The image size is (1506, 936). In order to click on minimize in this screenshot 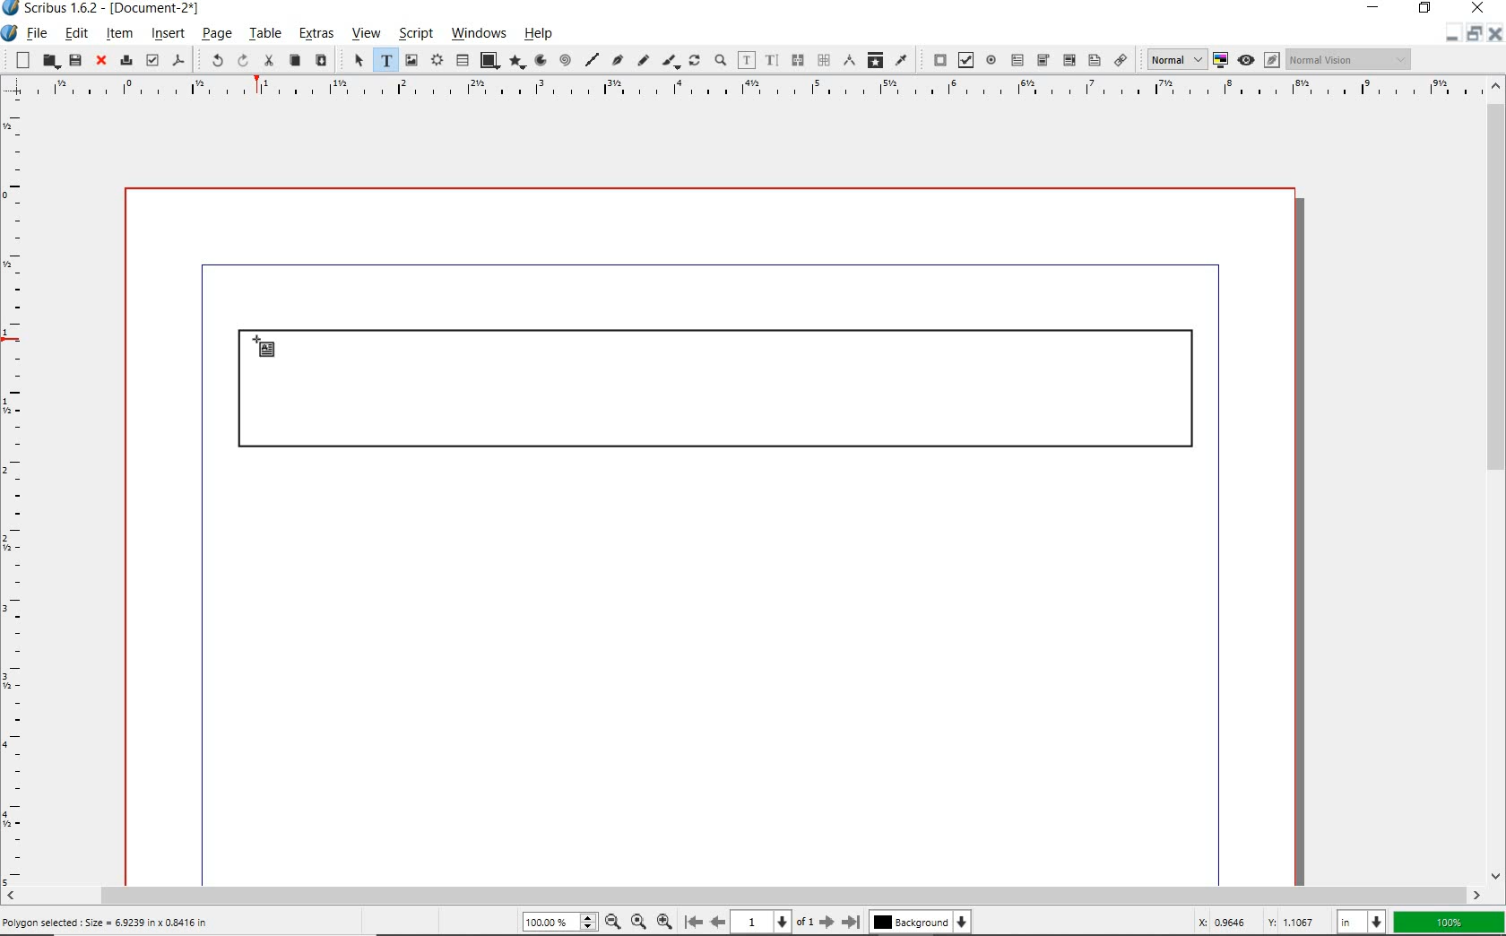, I will do `click(1450, 39)`.